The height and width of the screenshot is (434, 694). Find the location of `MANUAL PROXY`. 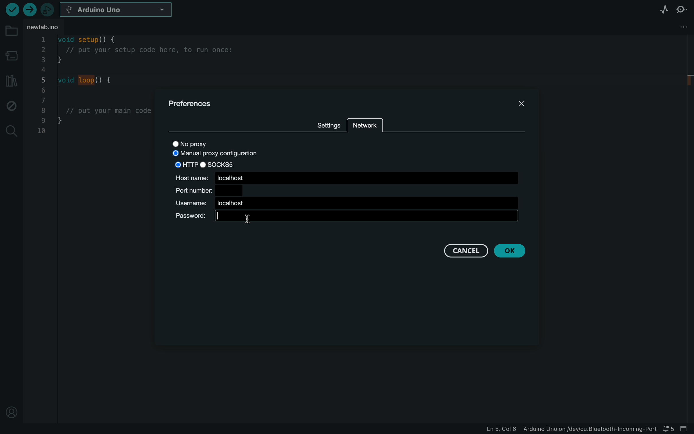

MANUAL PROXY is located at coordinates (214, 154).